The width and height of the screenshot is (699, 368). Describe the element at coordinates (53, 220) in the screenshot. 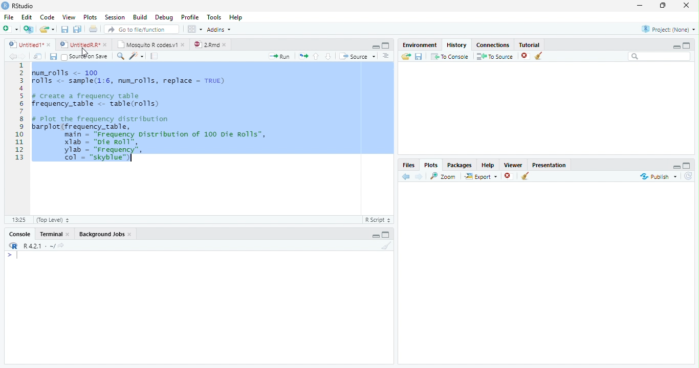

I see `(Top Level)` at that location.